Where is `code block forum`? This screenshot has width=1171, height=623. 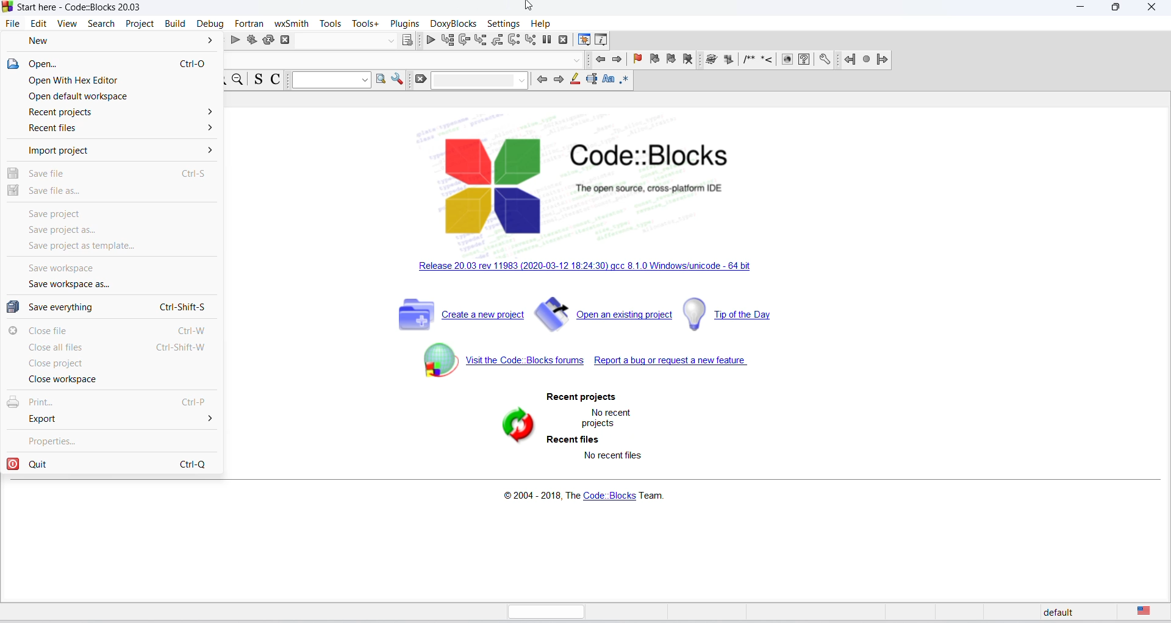
code block forum is located at coordinates (489, 361).